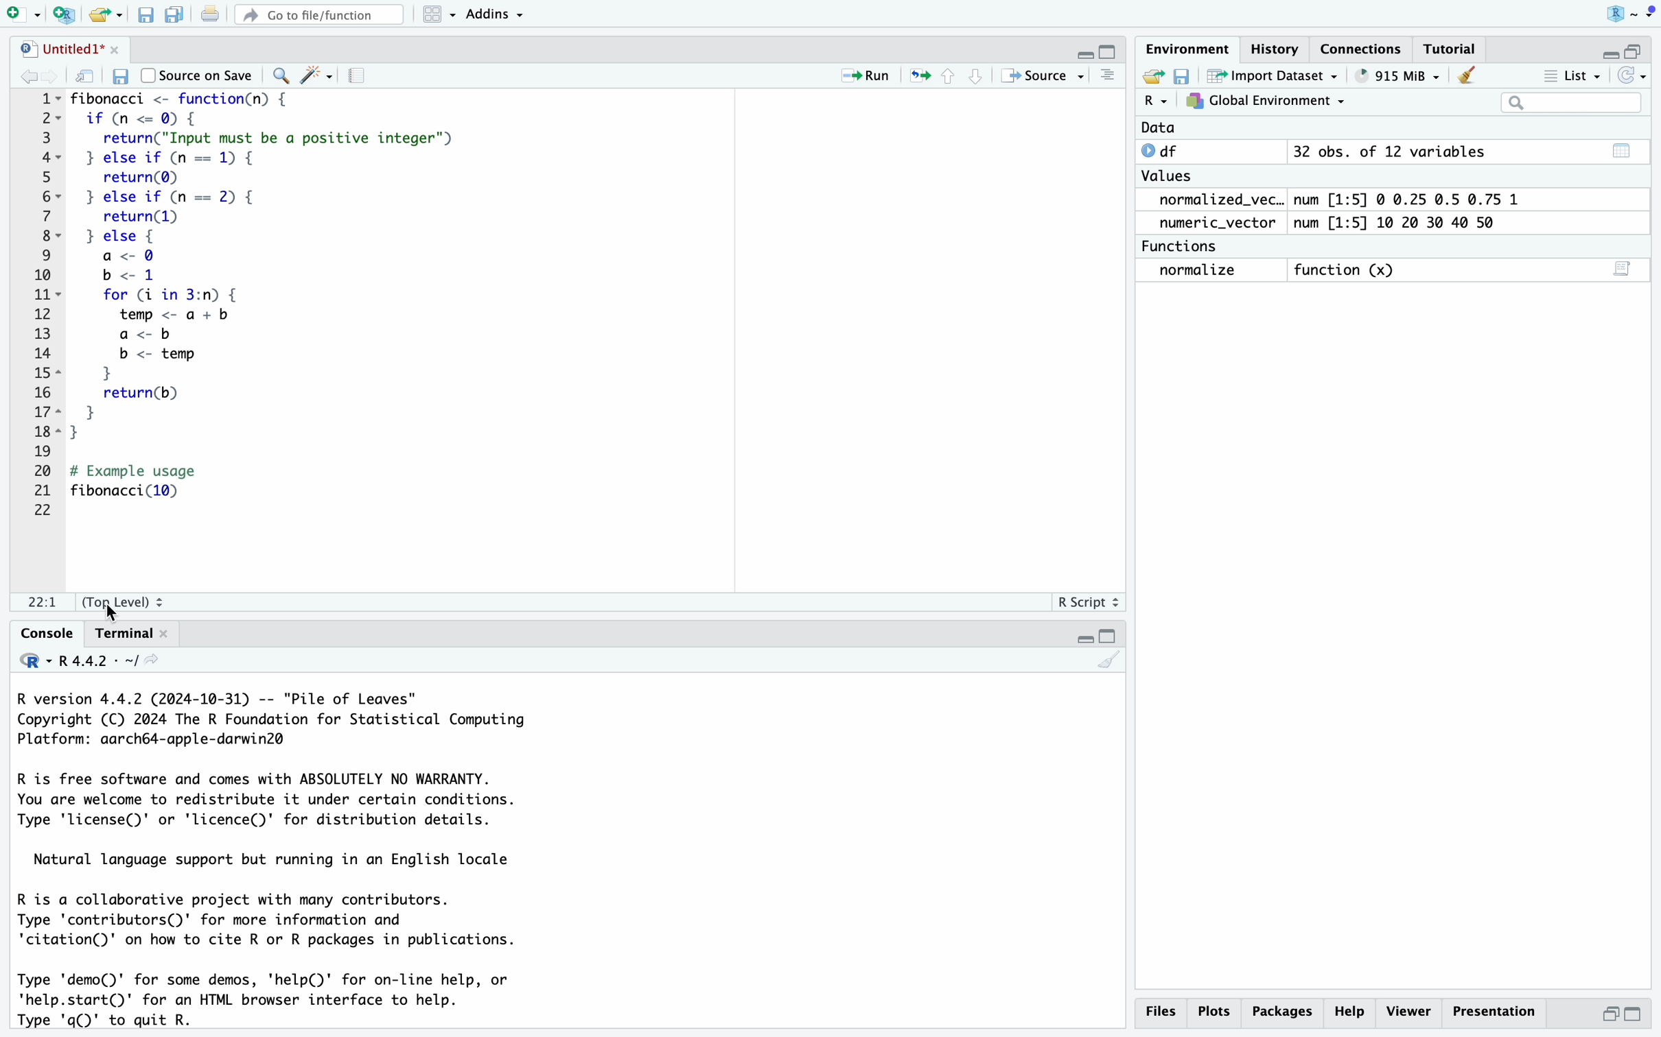  What do you see at coordinates (1170, 176) in the screenshot?
I see `values` at bounding box center [1170, 176].